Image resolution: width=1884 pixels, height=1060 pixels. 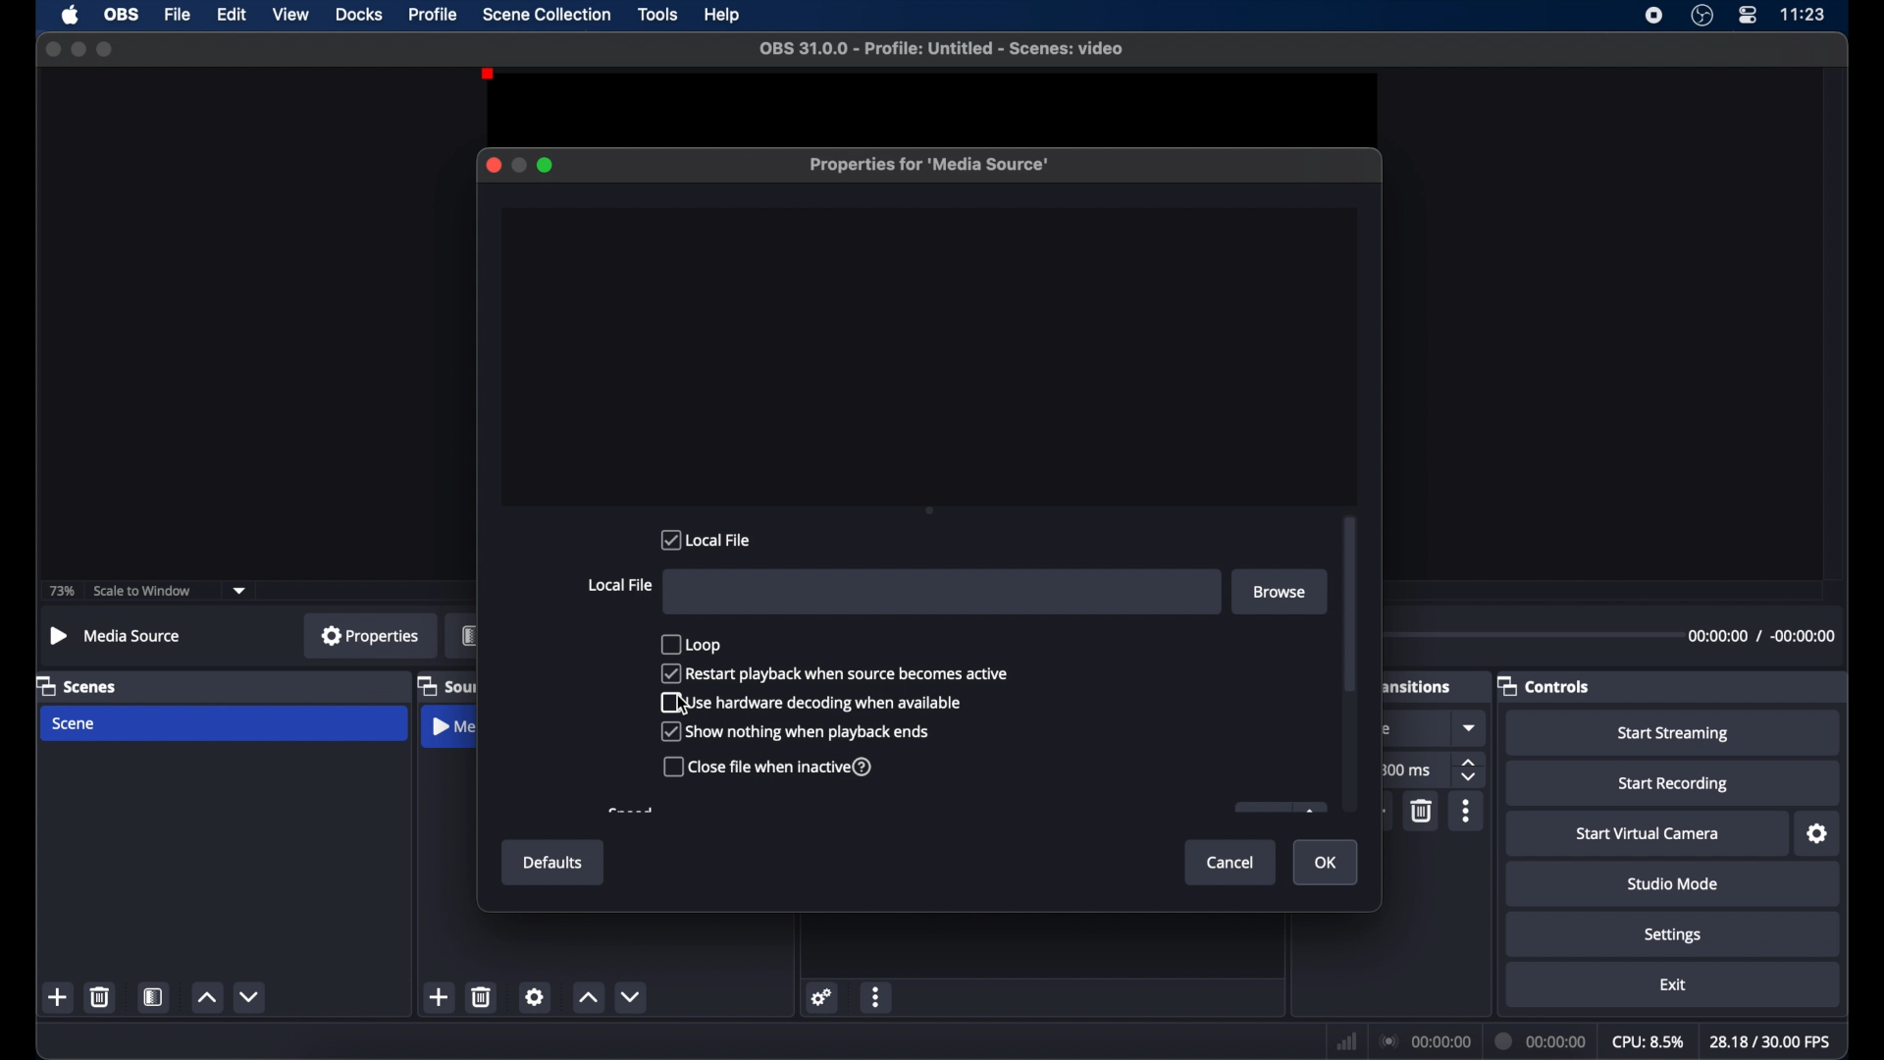 What do you see at coordinates (691, 645) in the screenshot?
I see `loop` at bounding box center [691, 645].